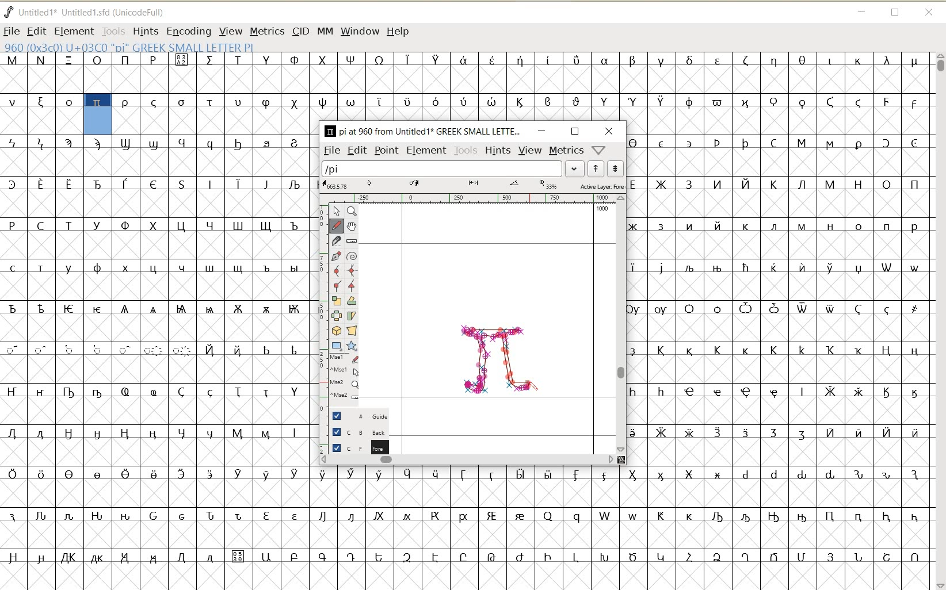  What do you see at coordinates (11, 31) in the screenshot?
I see `FILE` at bounding box center [11, 31].